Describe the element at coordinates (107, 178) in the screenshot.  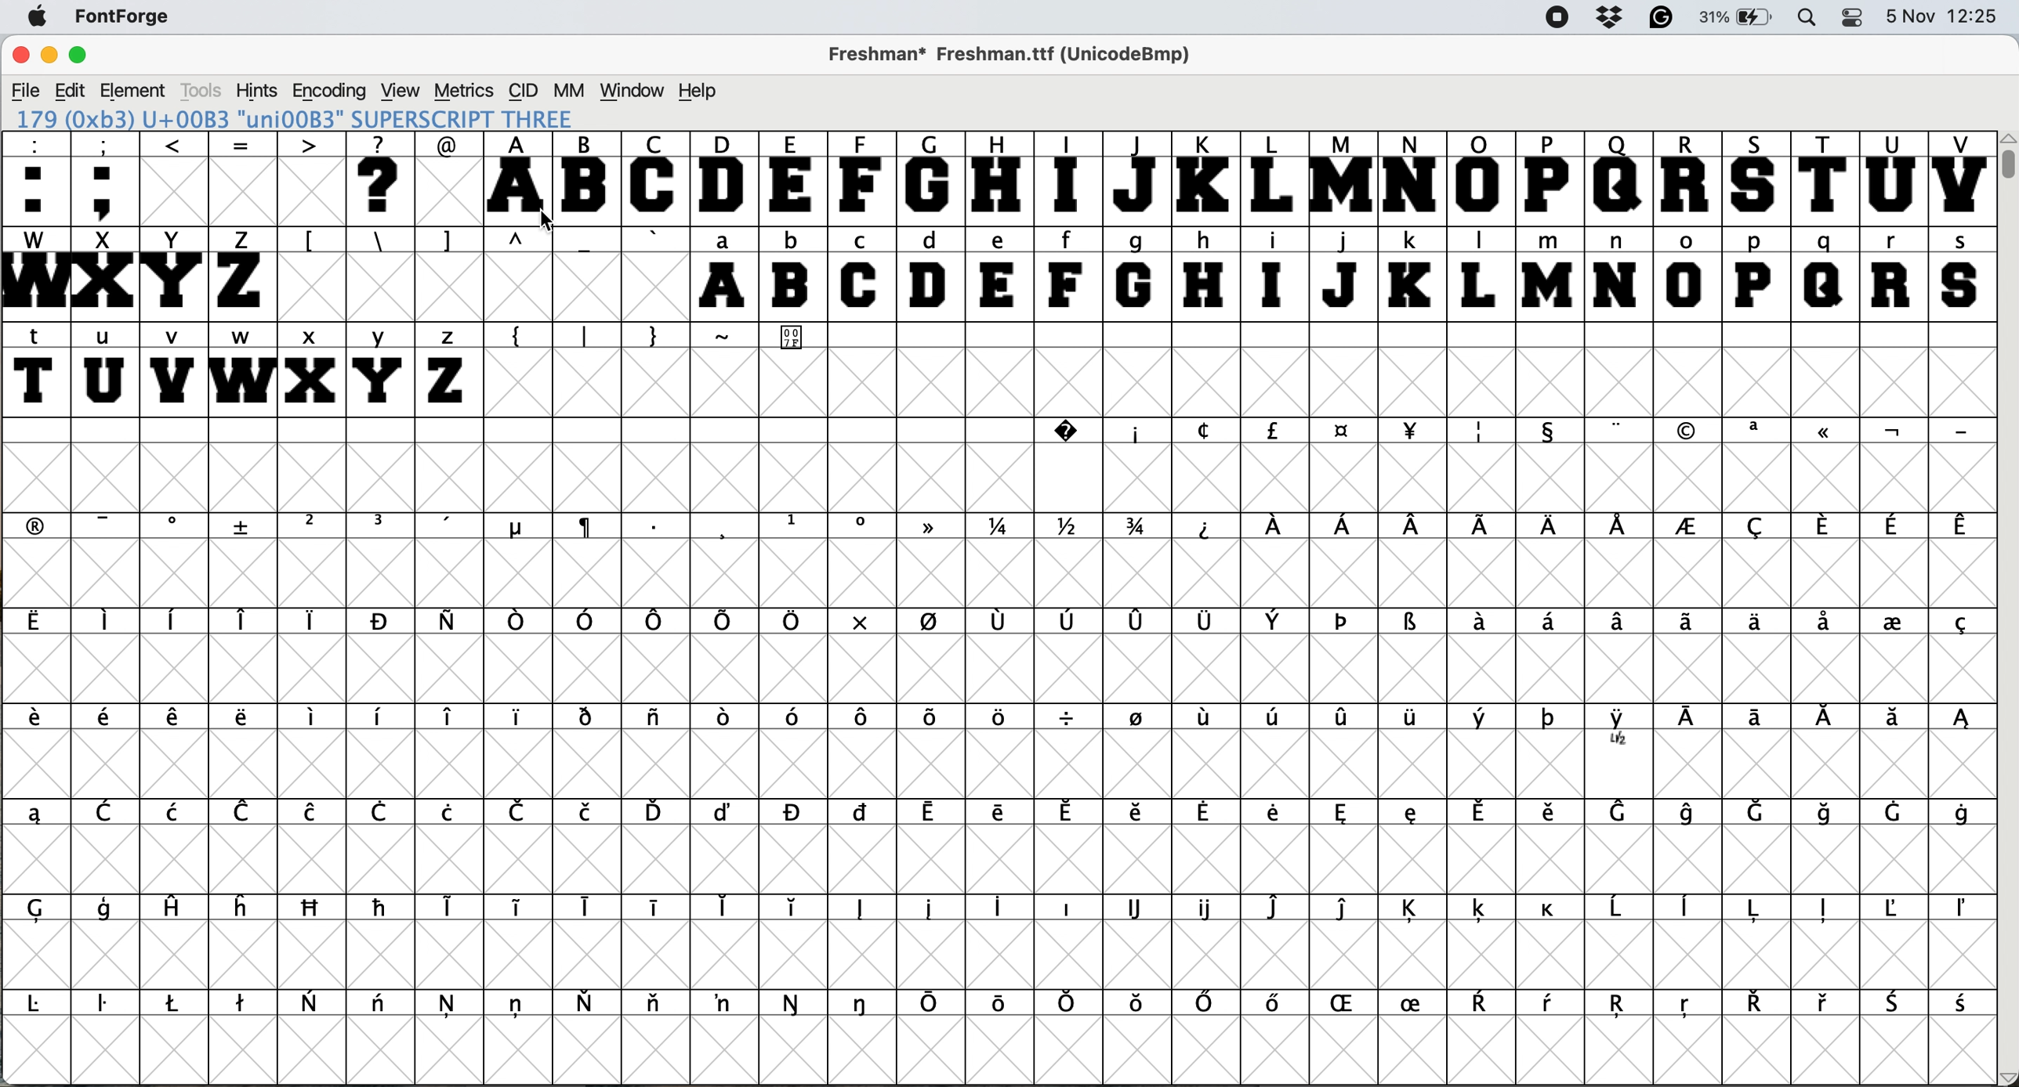
I see `;` at that location.